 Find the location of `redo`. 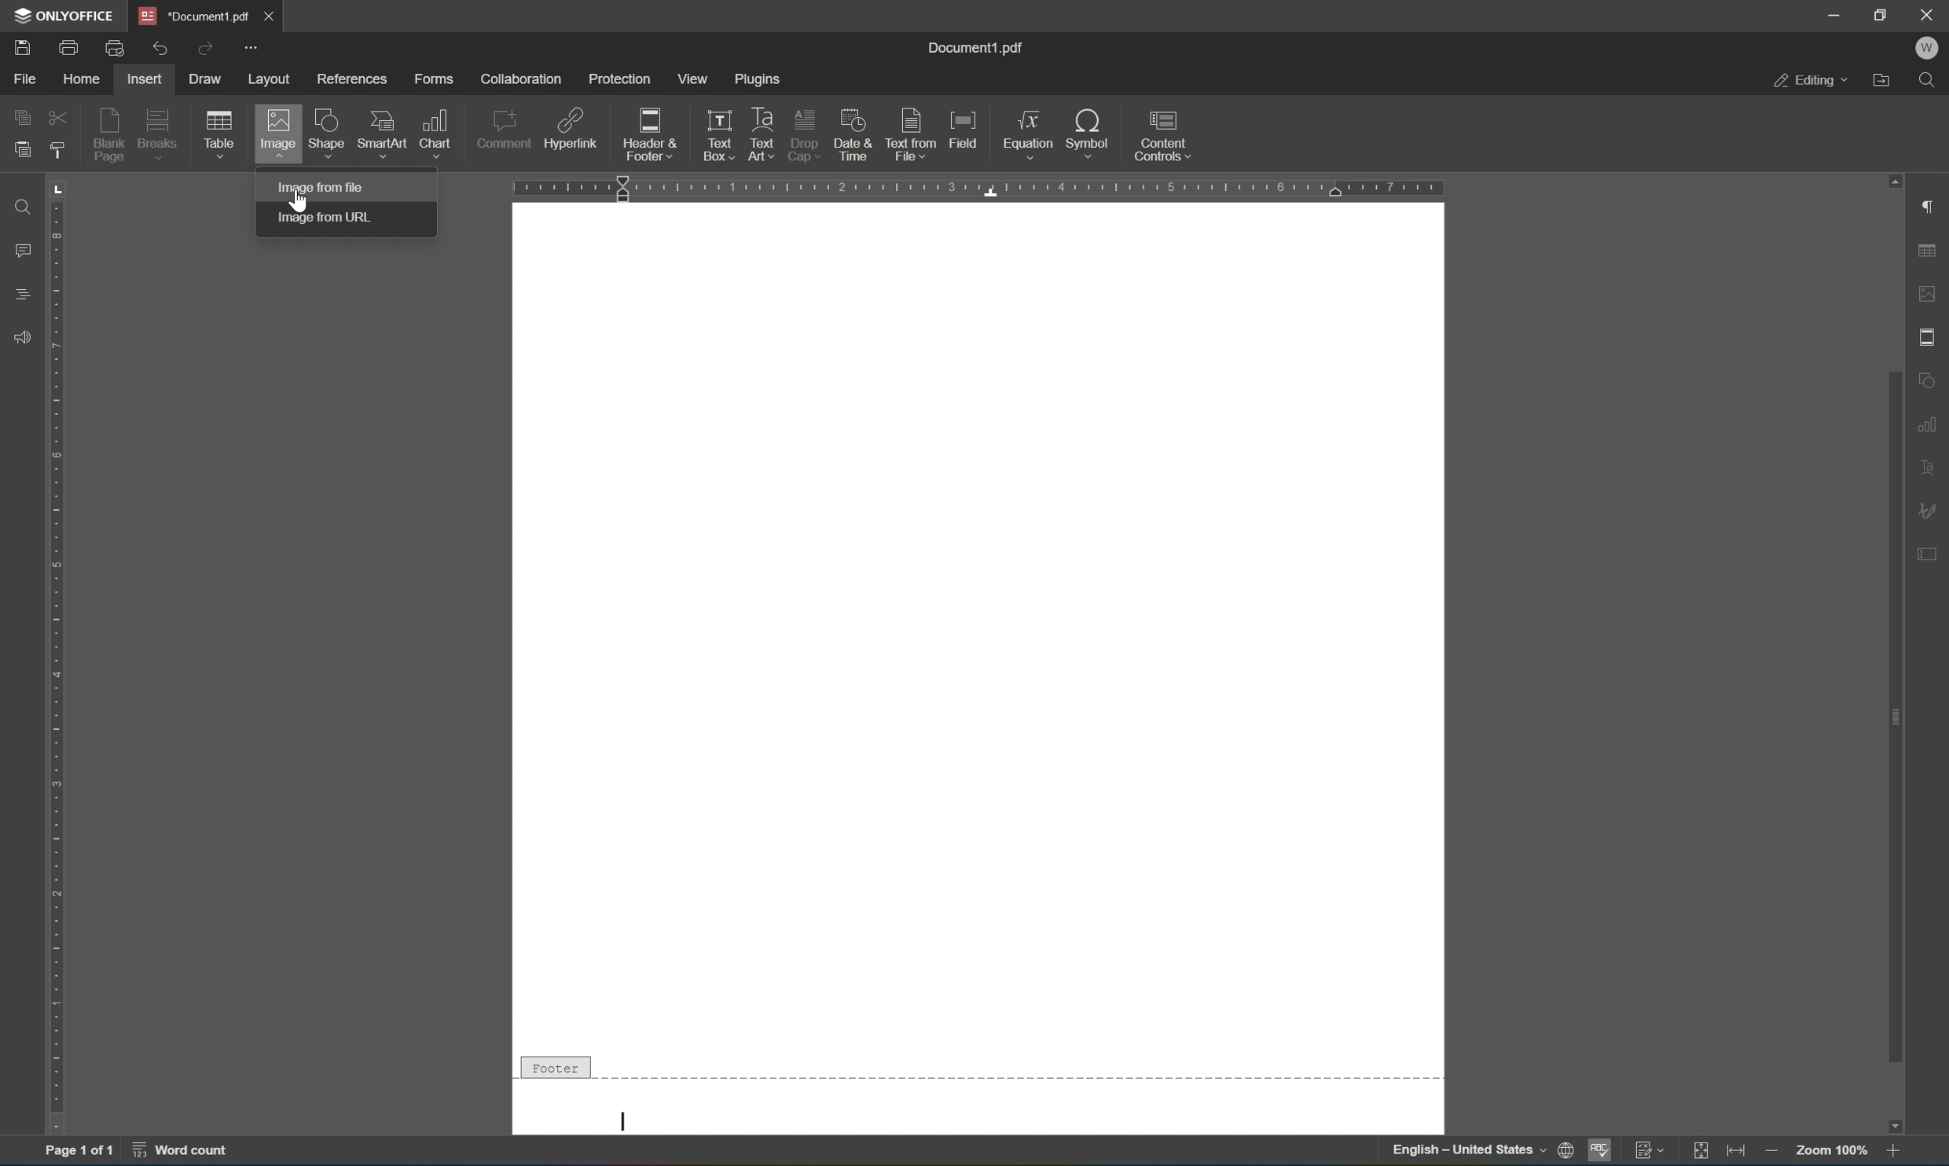

redo is located at coordinates (207, 52).